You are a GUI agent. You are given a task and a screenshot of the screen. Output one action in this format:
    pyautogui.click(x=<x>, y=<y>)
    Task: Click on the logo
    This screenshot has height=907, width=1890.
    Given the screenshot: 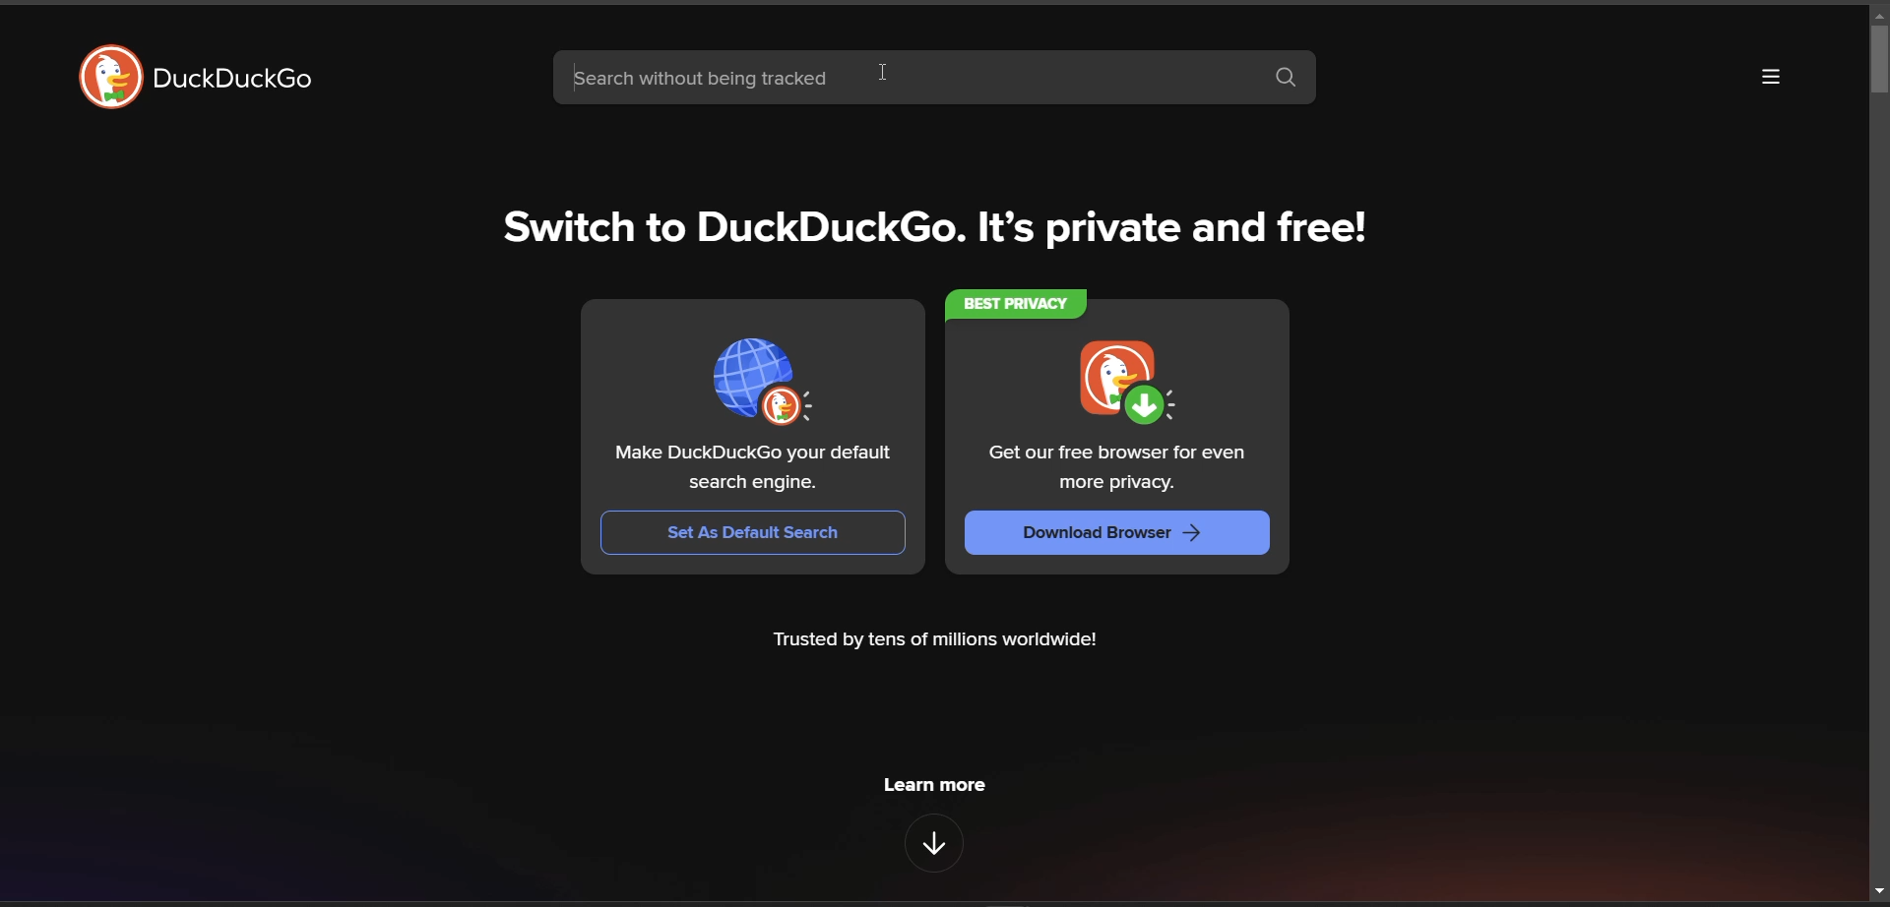 What is the action you would take?
    pyautogui.click(x=1126, y=386)
    